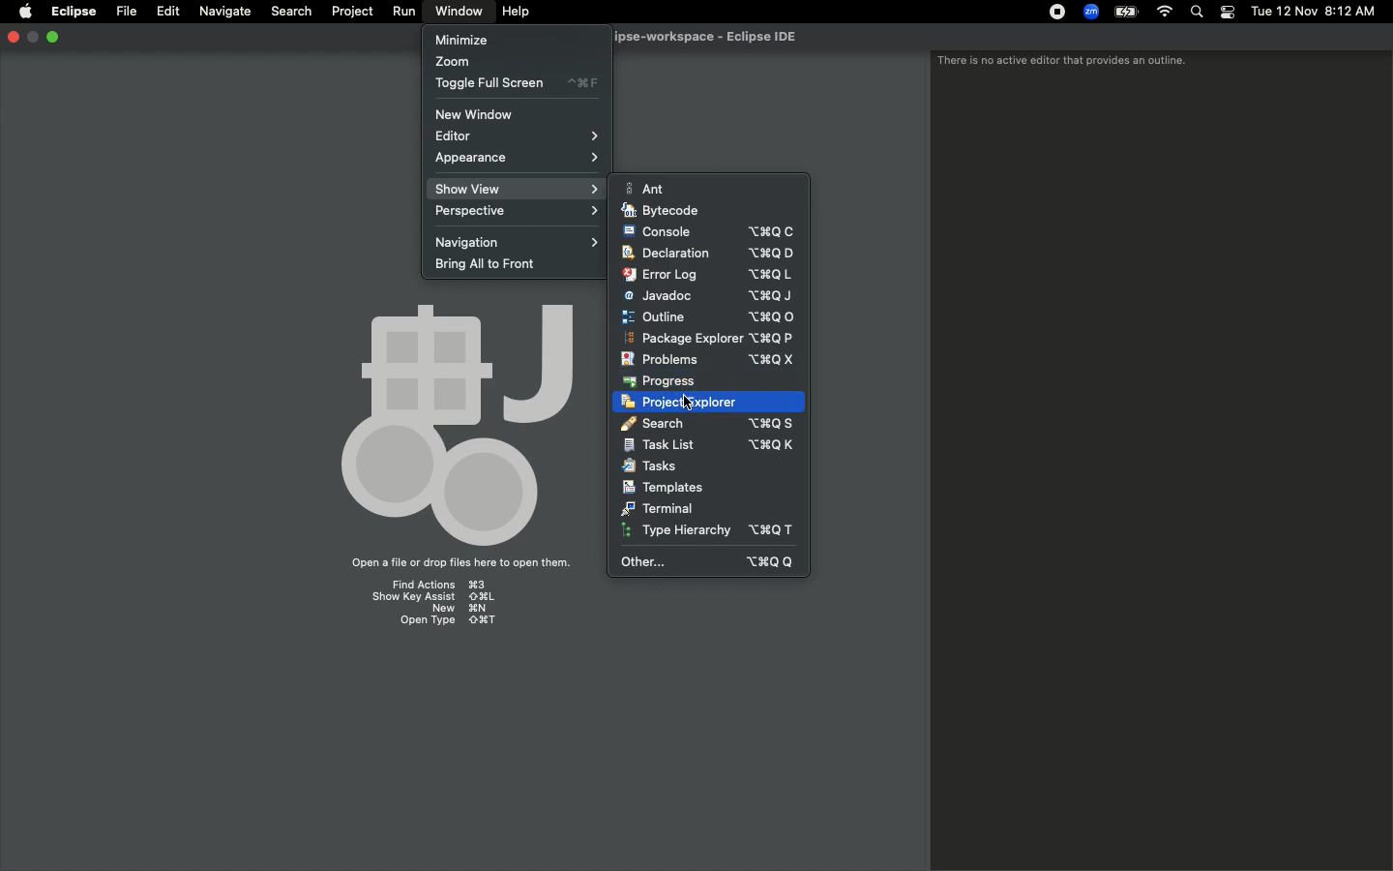  Describe the element at coordinates (665, 488) in the screenshot. I see `Templates` at that location.